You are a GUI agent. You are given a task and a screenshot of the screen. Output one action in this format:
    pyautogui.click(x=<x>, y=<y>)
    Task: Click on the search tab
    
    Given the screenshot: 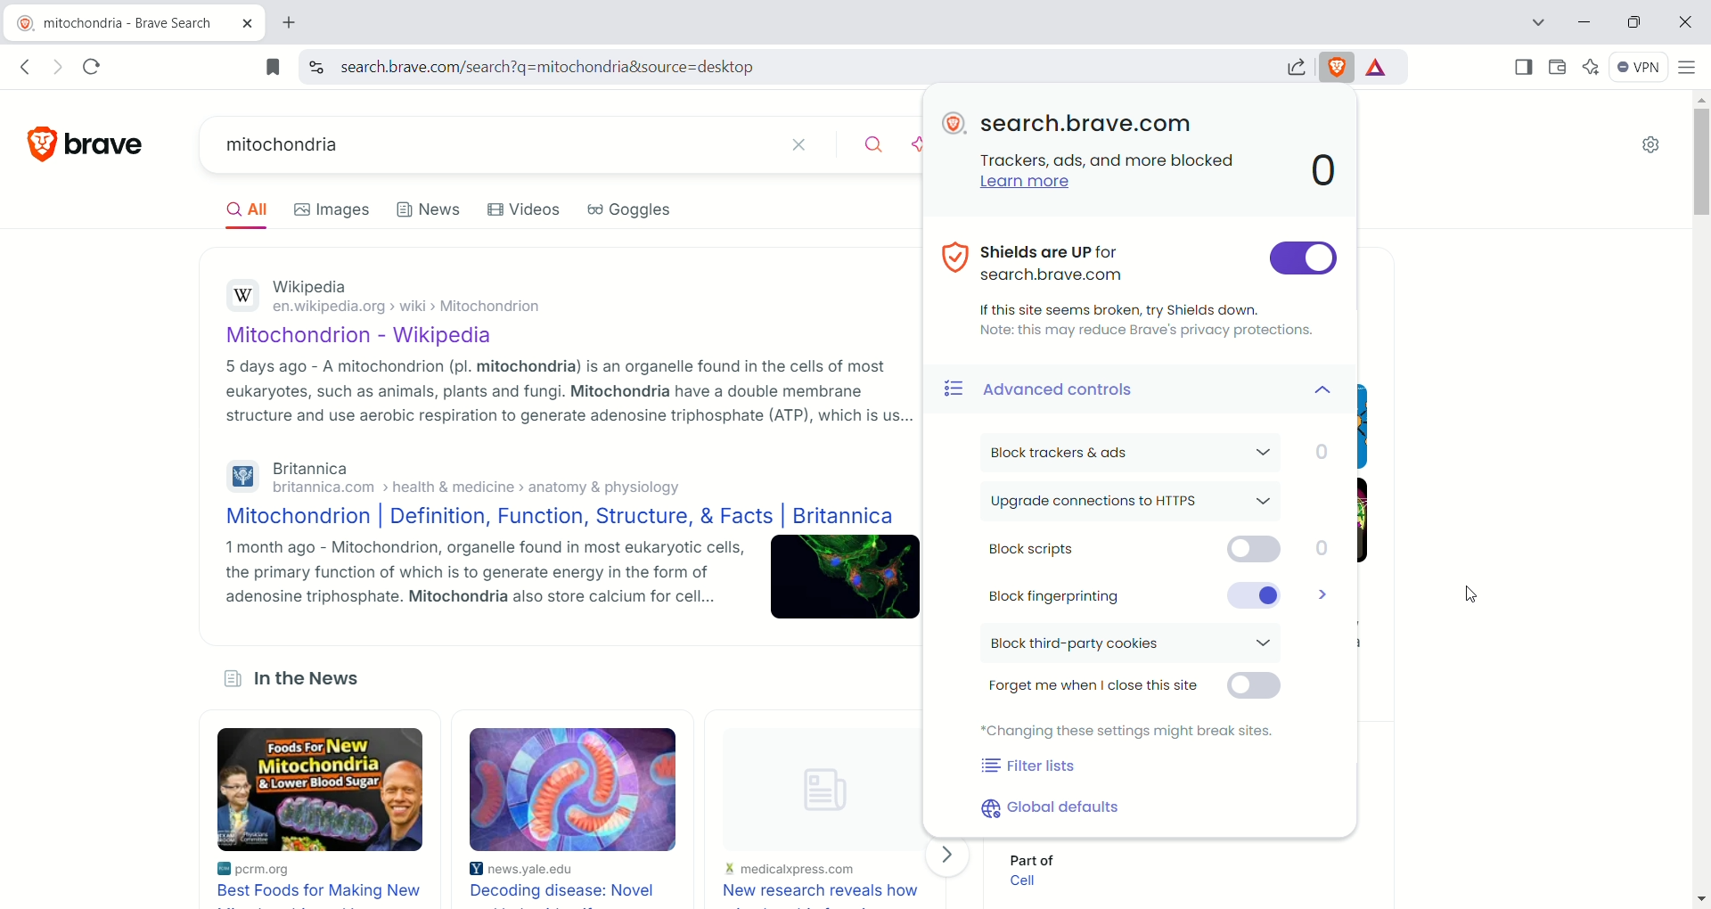 What is the action you would take?
    pyautogui.click(x=1536, y=25)
    